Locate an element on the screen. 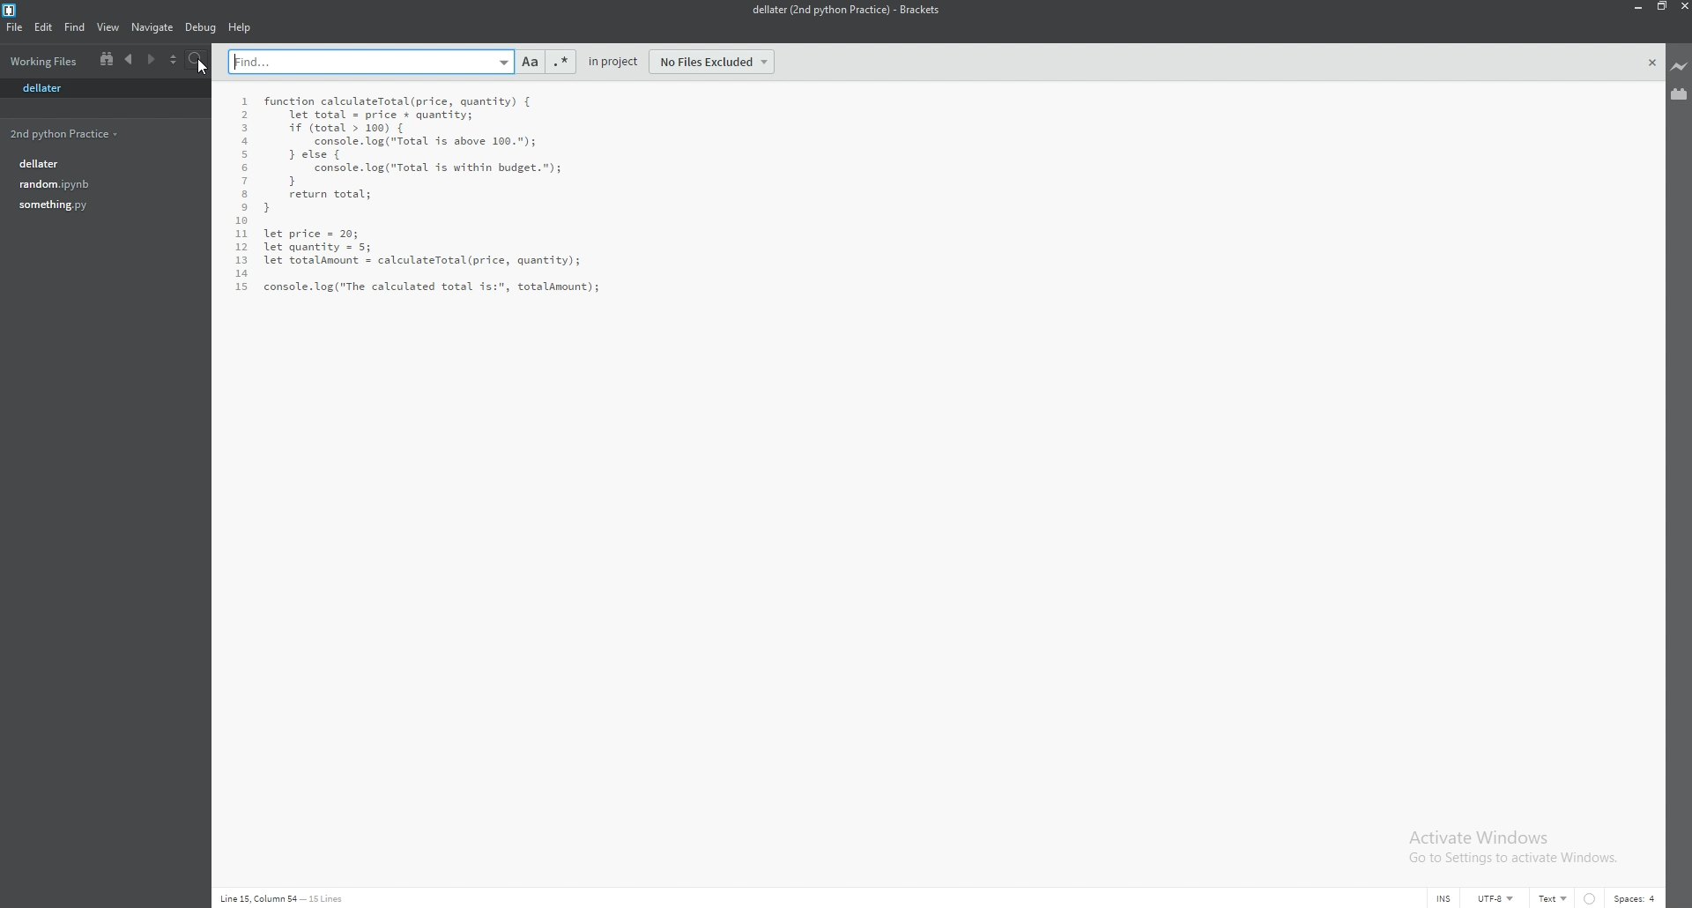  bracket logo is located at coordinates (11, 10).